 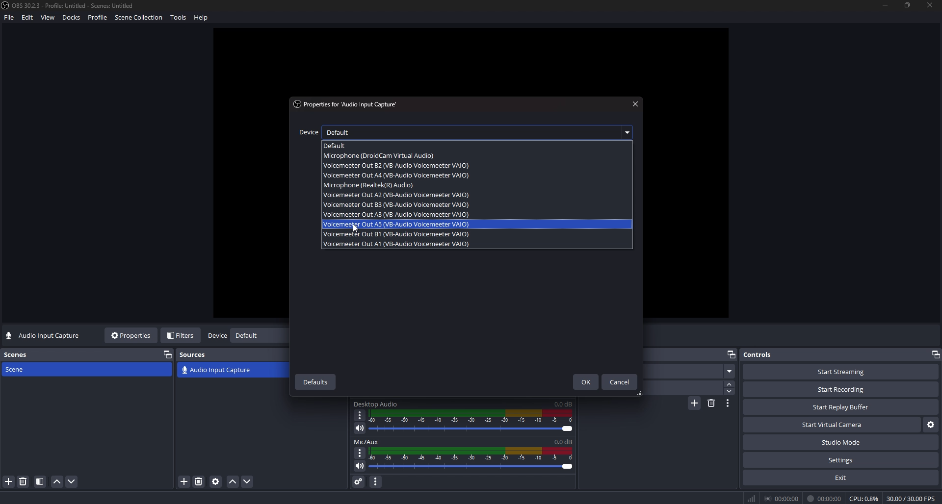 What do you see at coordinates (482, 132) in the screenshot?
I see `default` at bounding box center [482, 132].